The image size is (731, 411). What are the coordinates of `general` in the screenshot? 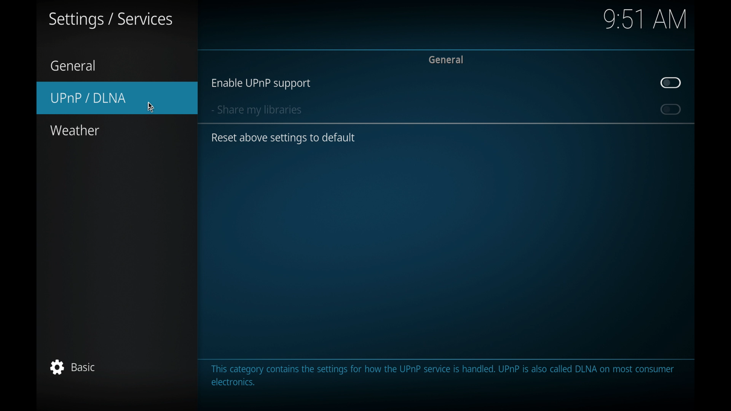 It's located at (446, 60).